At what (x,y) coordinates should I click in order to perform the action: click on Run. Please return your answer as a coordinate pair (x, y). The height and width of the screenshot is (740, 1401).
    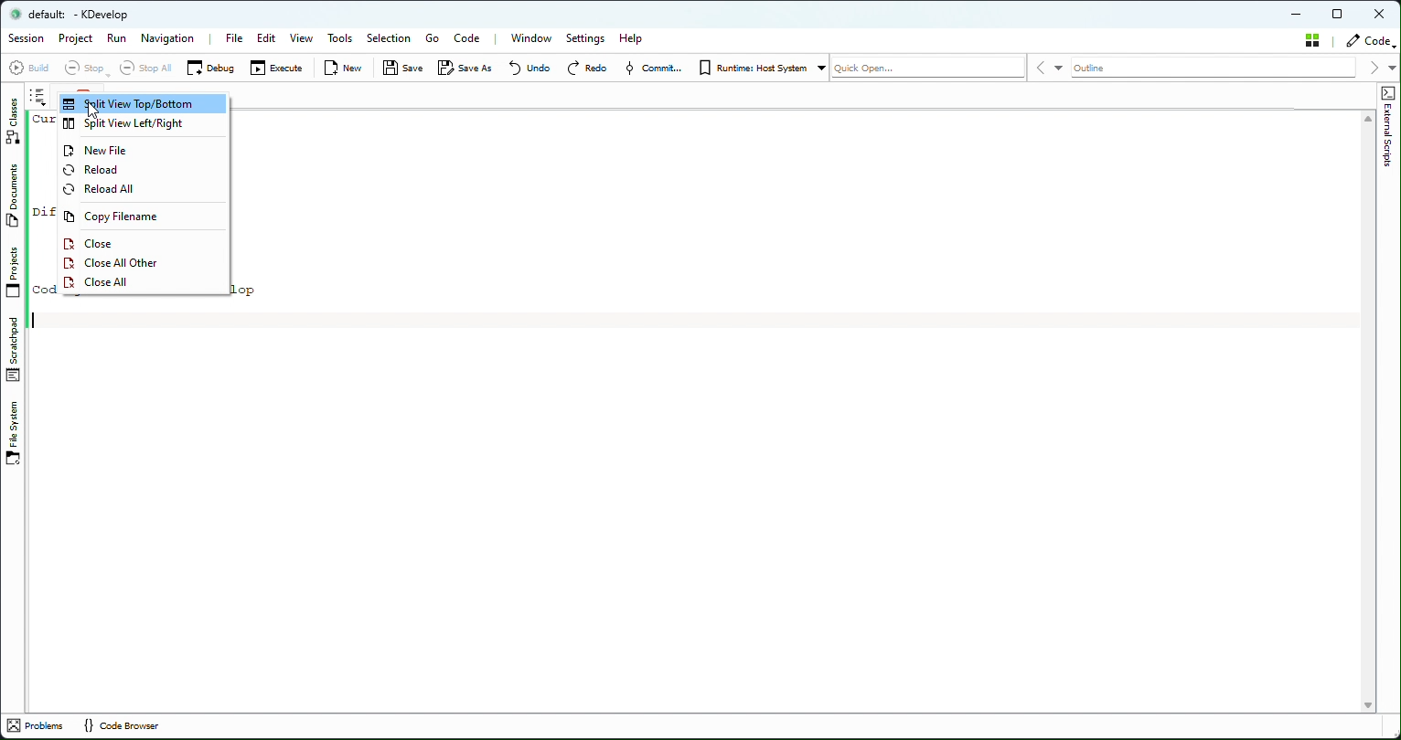
    Looking at the image, I should click on (117, 38).